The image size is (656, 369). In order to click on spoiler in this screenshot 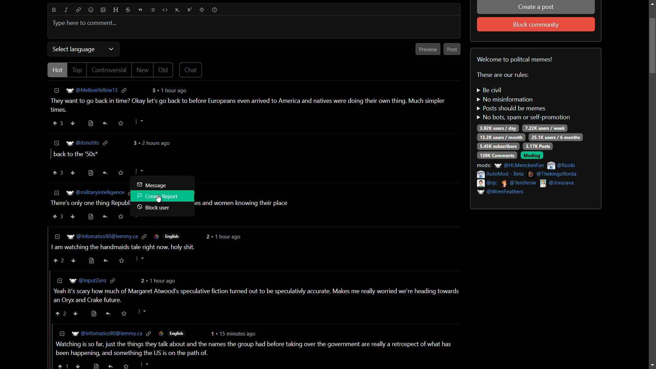, I will do `click(202, 10)`.